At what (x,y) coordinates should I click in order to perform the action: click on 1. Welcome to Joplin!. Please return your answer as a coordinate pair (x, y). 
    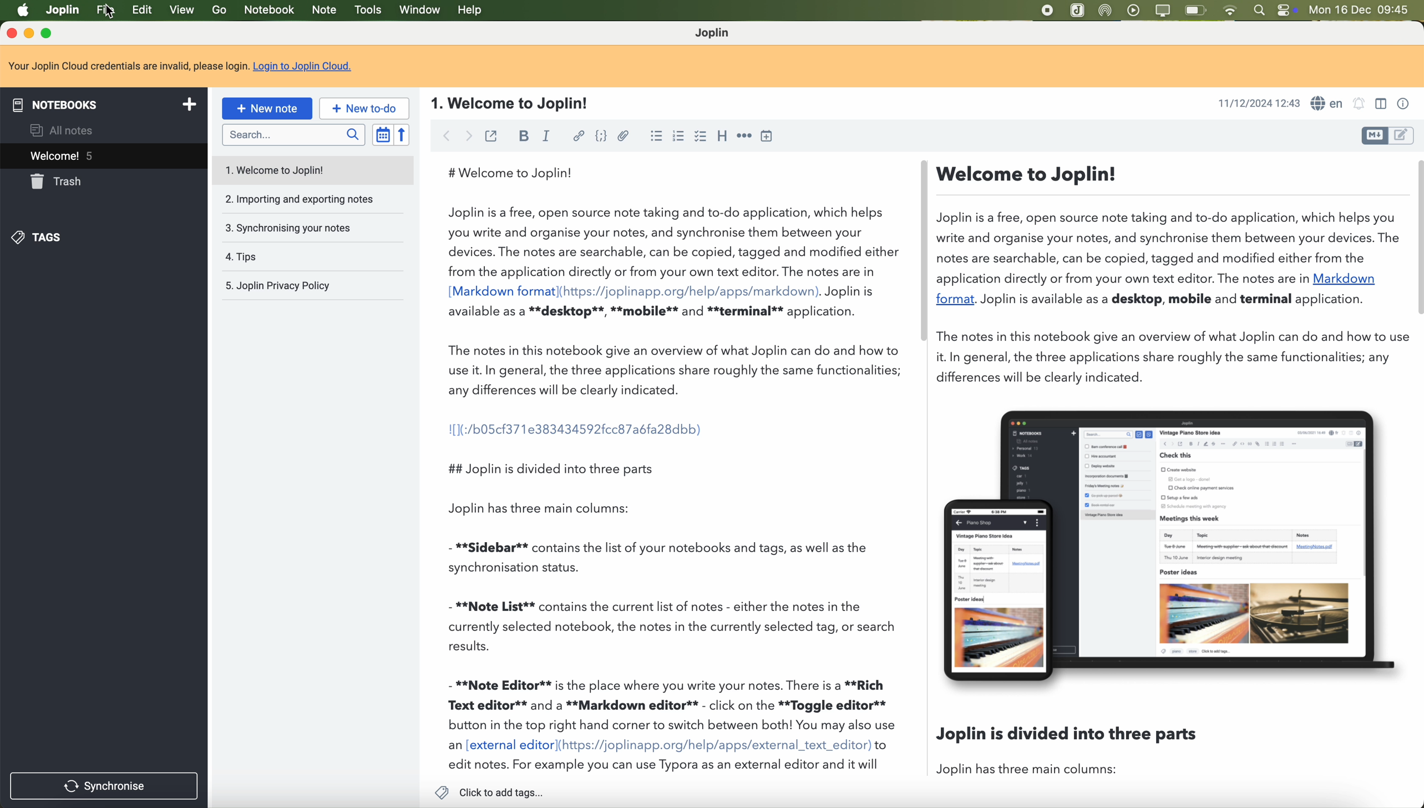
    Looking at the image, I should click on (285, 171).